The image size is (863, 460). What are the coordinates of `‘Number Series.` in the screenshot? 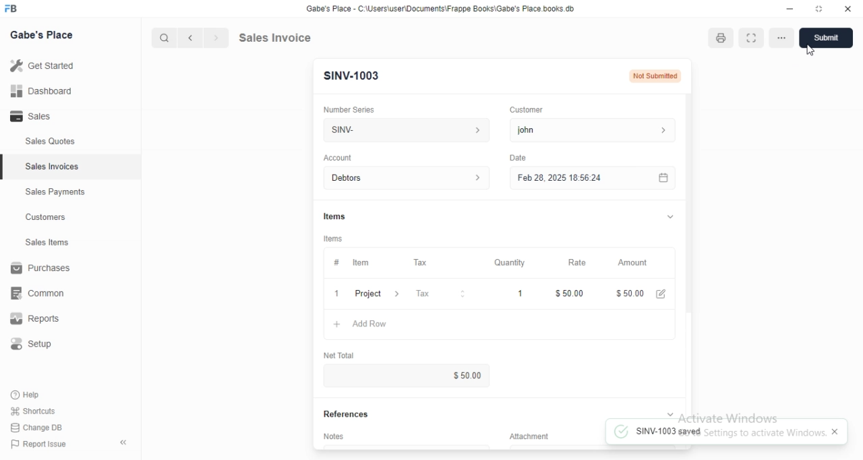 It's located at (351, 109).